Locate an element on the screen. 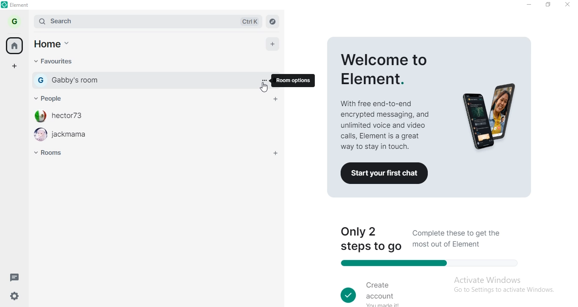 This screenshot has width=578, height=307. search is located at coordinates (111, 21).